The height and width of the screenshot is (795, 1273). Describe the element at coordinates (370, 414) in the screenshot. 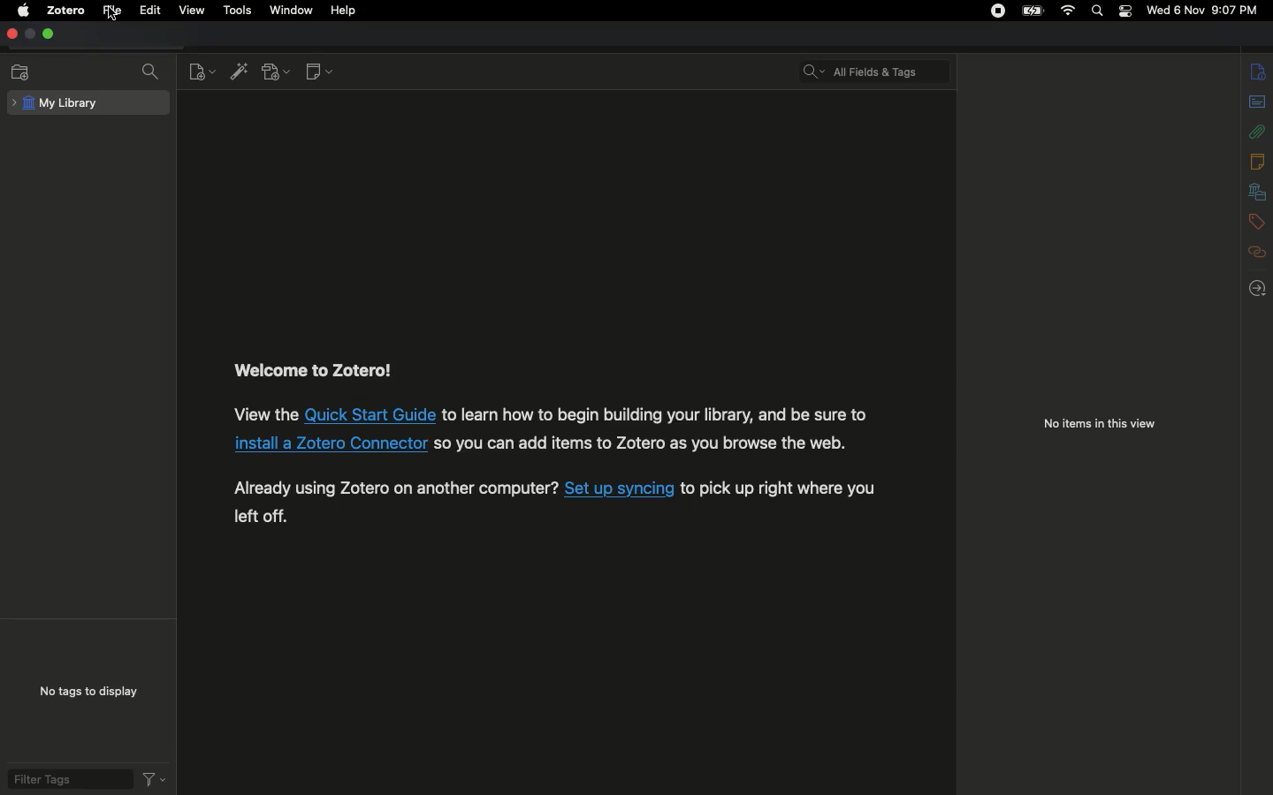

I see `Quick Start Guide` at that location.